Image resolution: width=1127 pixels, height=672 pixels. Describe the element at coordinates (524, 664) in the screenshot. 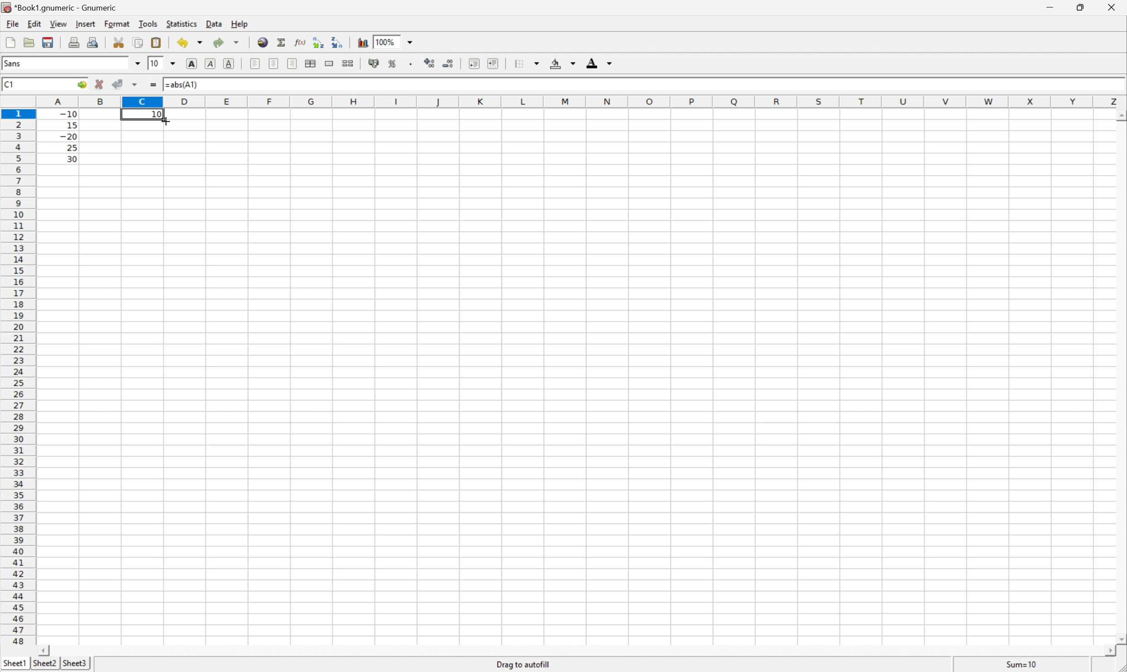

I see `Drag to autofill` at that location.